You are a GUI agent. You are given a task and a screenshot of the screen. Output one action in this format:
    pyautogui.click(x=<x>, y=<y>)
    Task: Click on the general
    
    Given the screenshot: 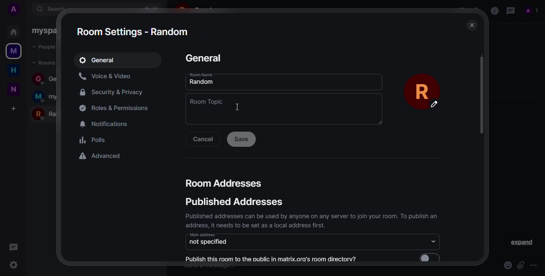 What is the action you would take?
    pyautogui.click(x=101, y=60)
    